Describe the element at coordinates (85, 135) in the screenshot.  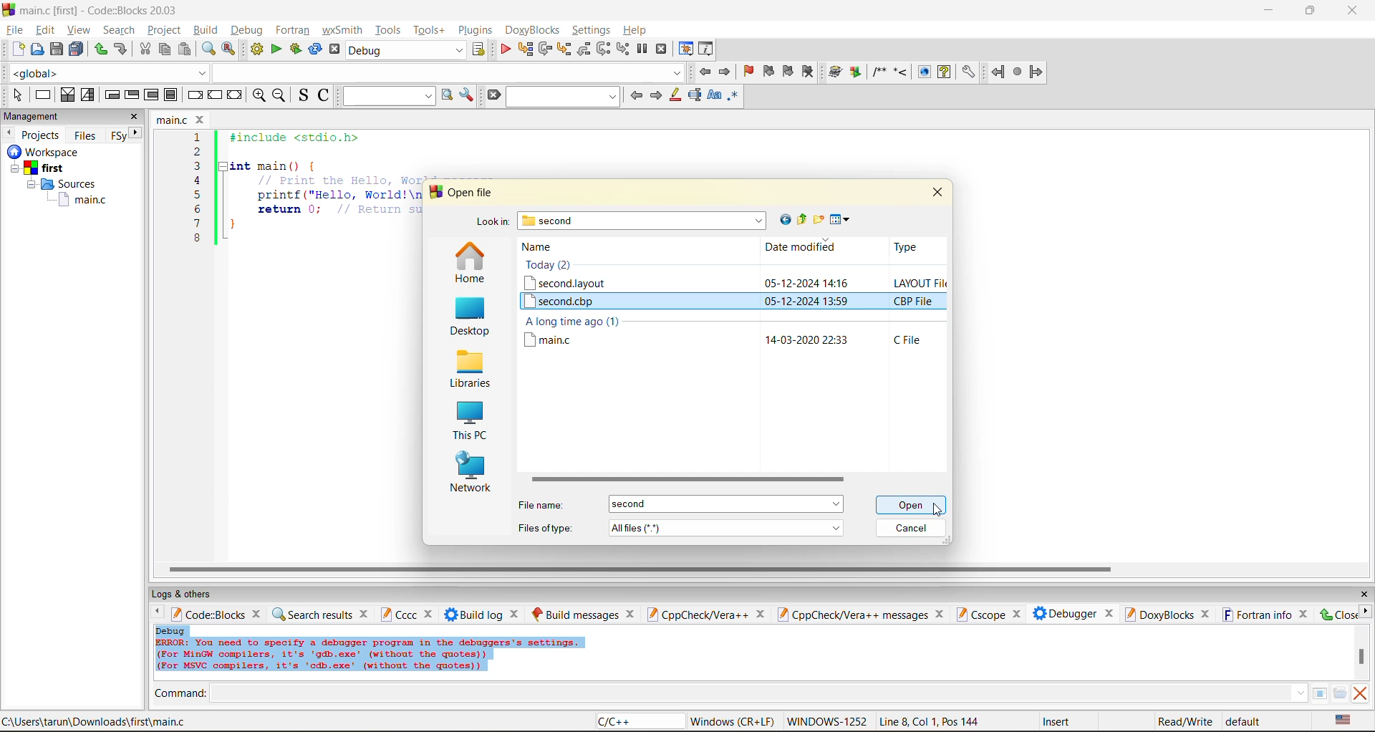
I see `files` at that location.